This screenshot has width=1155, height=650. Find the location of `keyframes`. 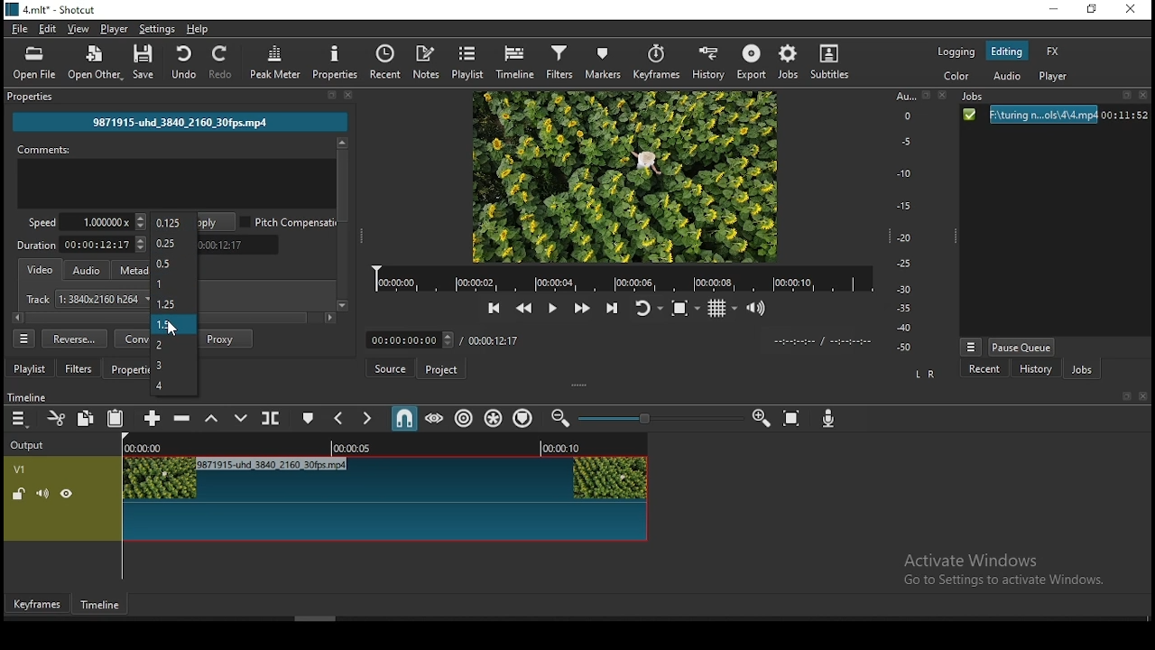

keyframes is located at coordinates (38, 606).